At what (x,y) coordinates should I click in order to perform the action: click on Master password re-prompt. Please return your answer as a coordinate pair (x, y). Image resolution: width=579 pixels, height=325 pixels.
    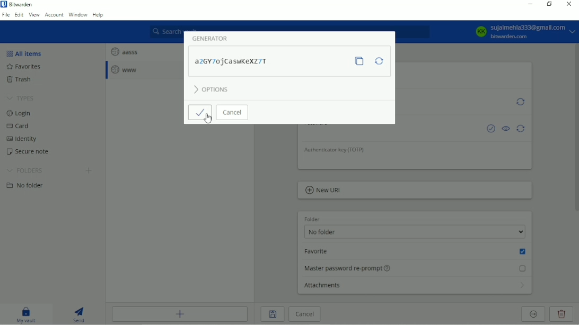
    Looking at the image, I should click on (417, 267).